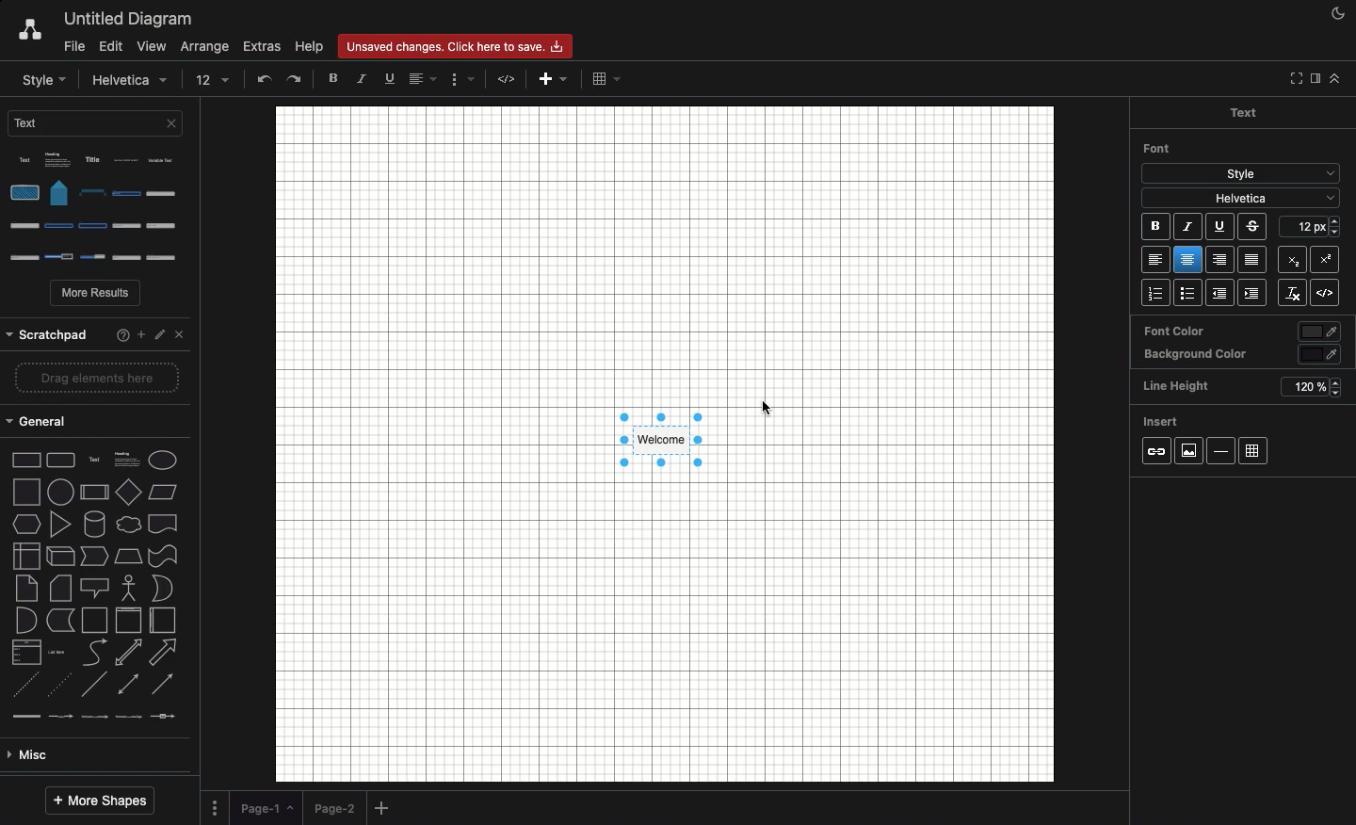 The image size is (1356, 825). What do you see at coordinates (96, 384) in the screenshot?
I see `2d shapes` at bounding box center [96, 384].